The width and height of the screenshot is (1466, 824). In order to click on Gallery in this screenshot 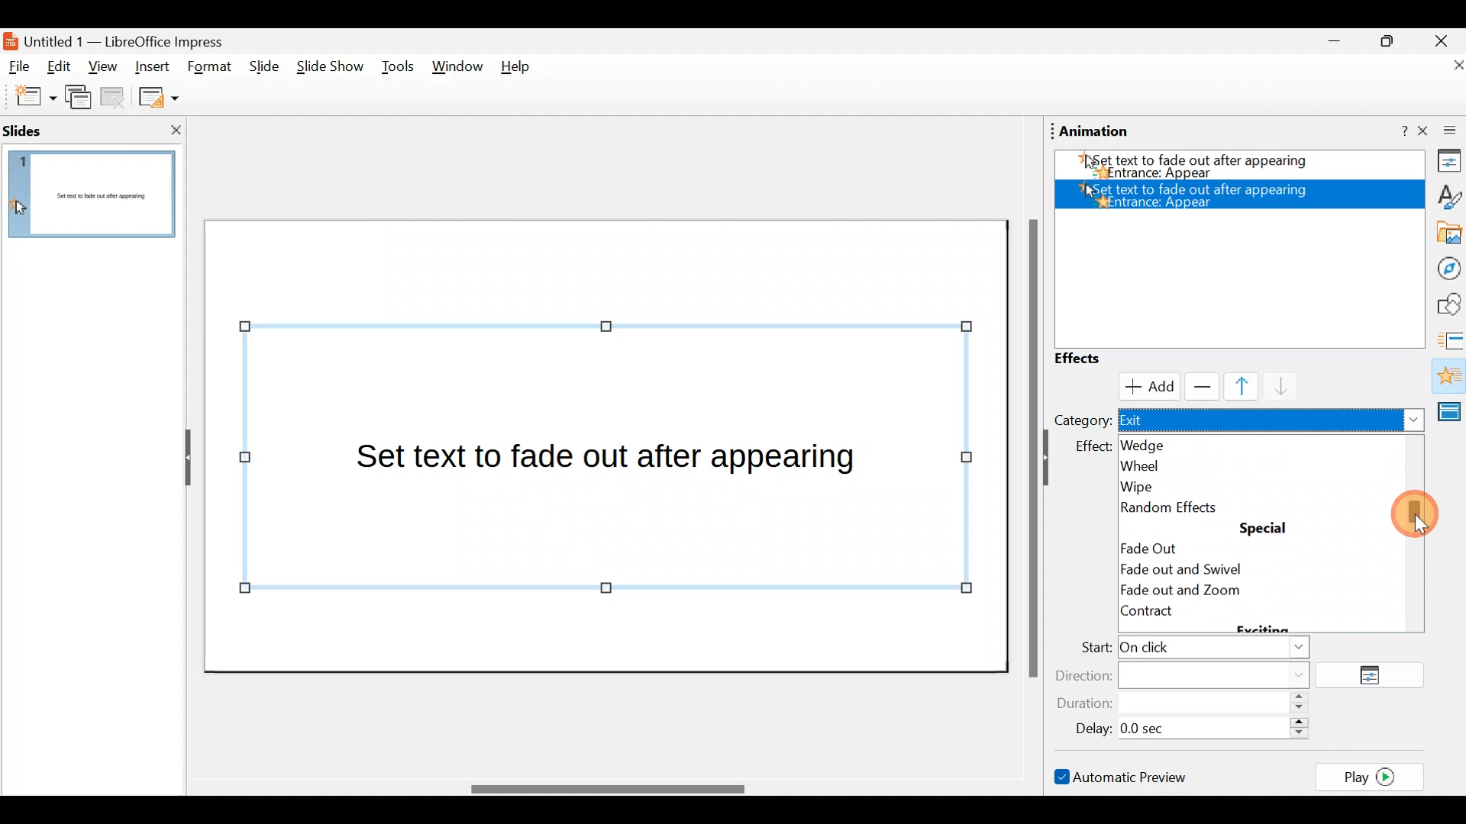, I will do `click(1446, 233)`.